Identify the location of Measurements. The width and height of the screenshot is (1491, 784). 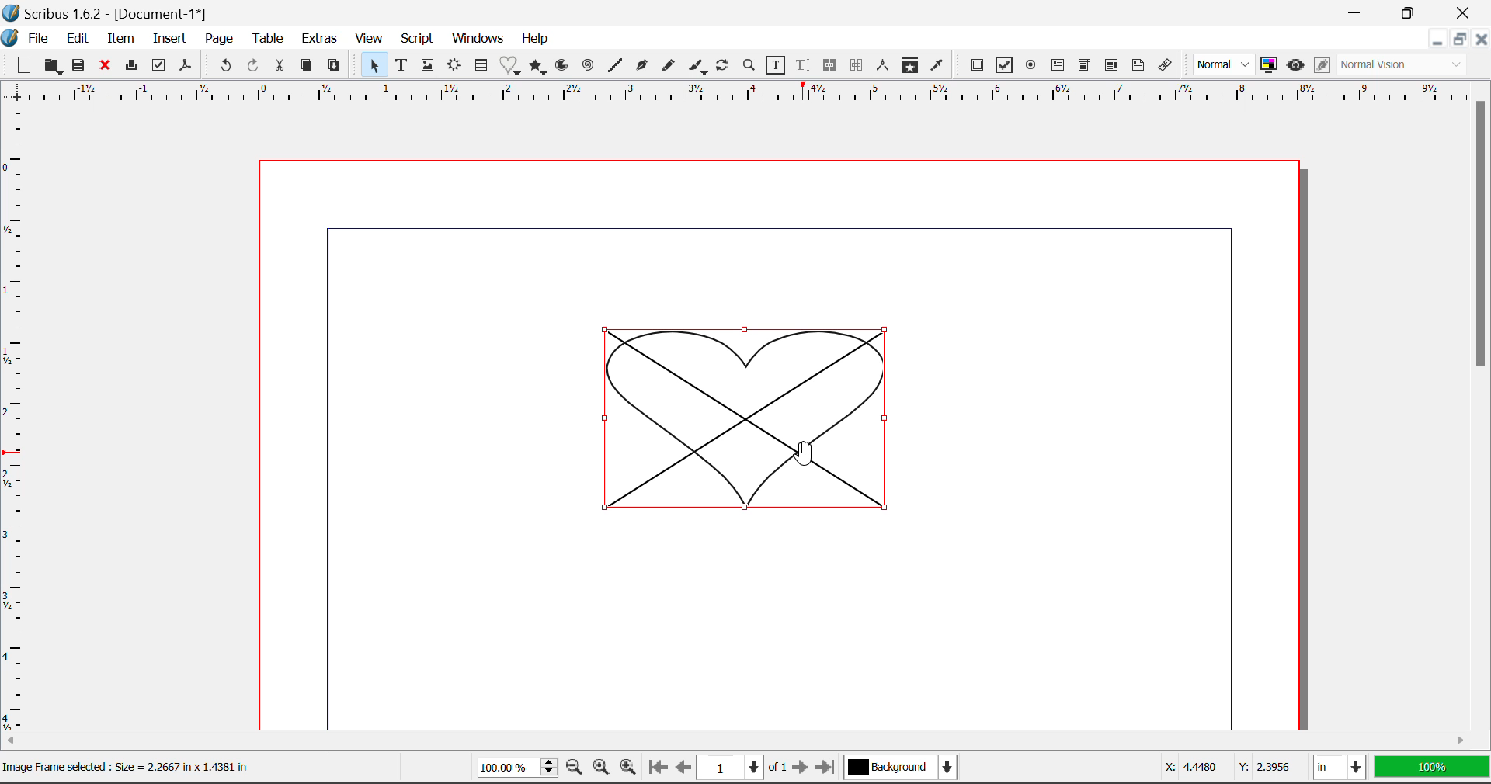
(885, 66).